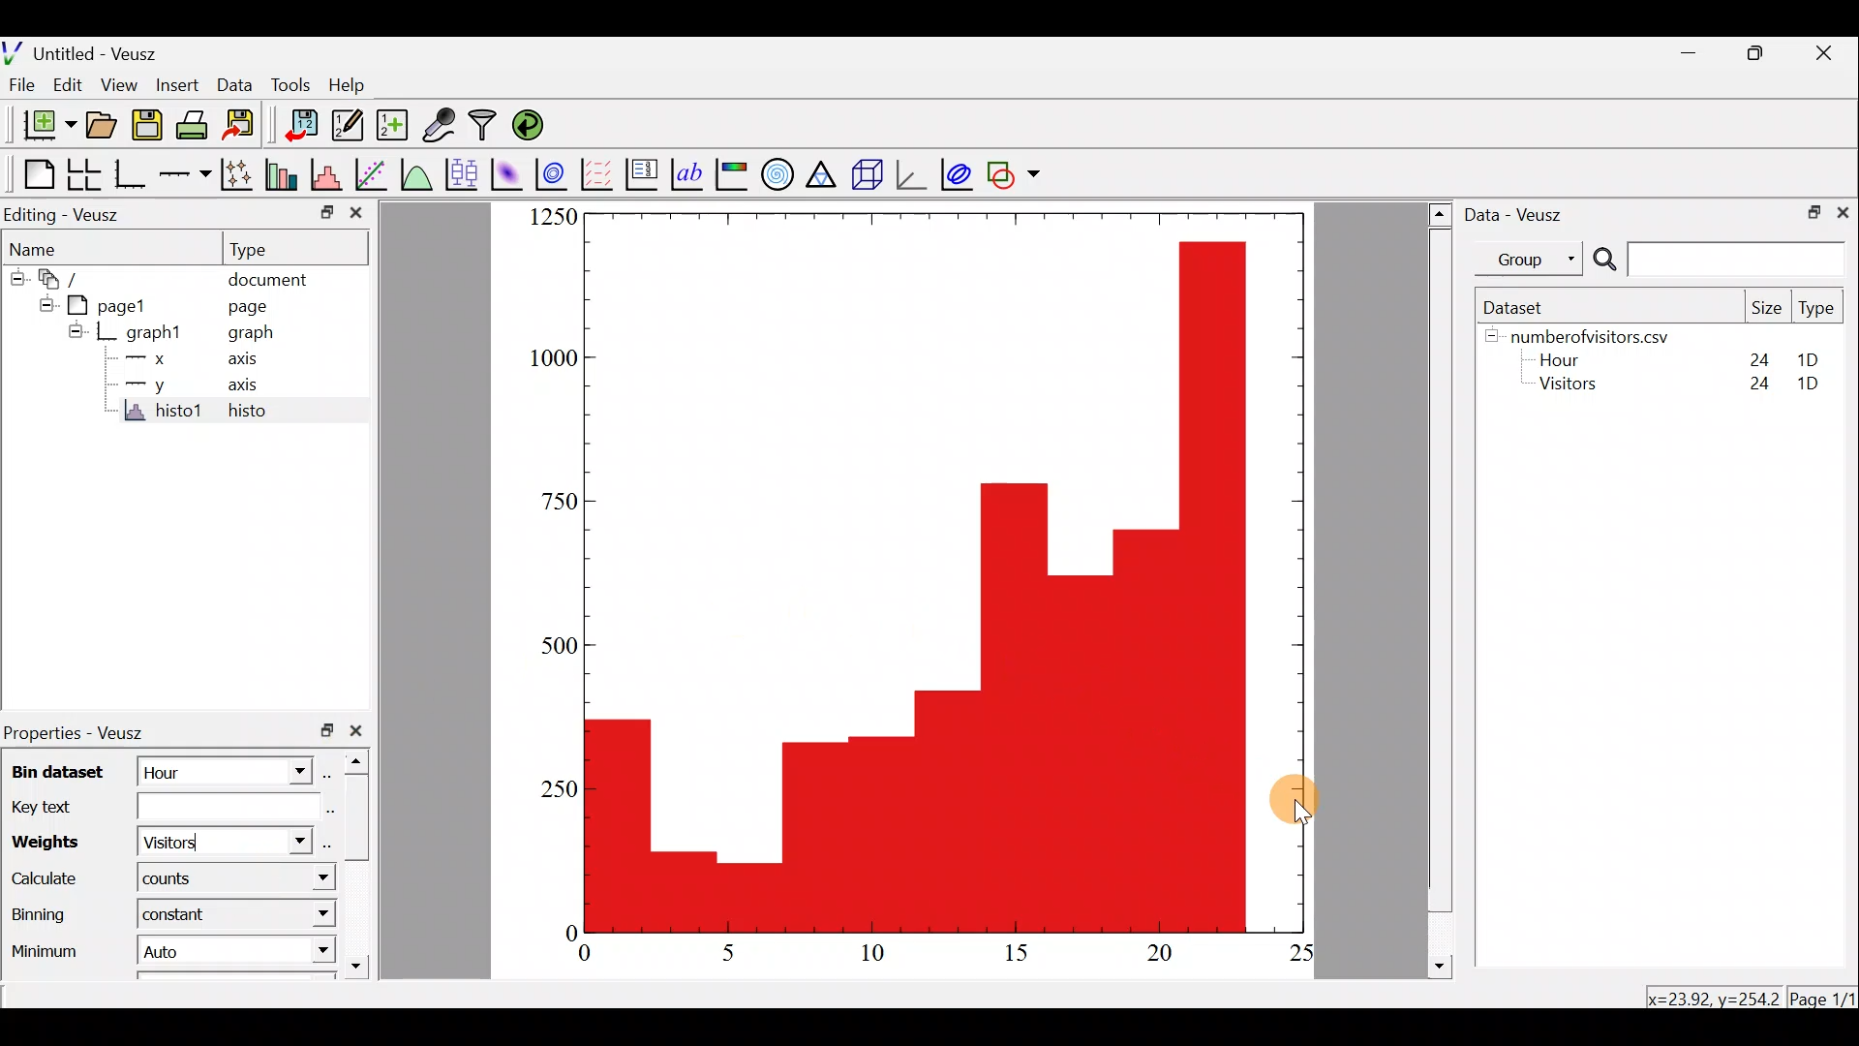  What do you see at coordinates (295, 124) in the screenshot?
I see `import data into Veusz` at bounding box center [295, 124].